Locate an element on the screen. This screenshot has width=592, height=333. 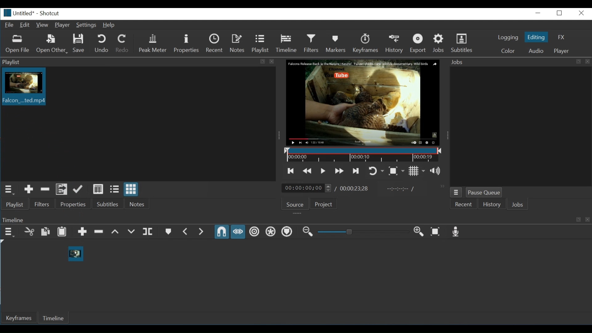
Current location is located at coordinates (307, 188).